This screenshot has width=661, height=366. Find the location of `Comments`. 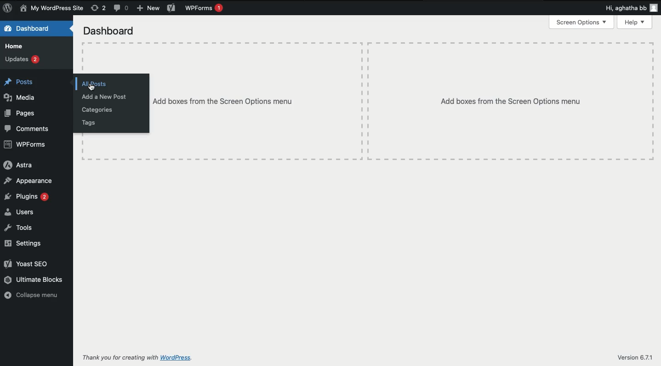

Comments is located at coordinates (27, 129).